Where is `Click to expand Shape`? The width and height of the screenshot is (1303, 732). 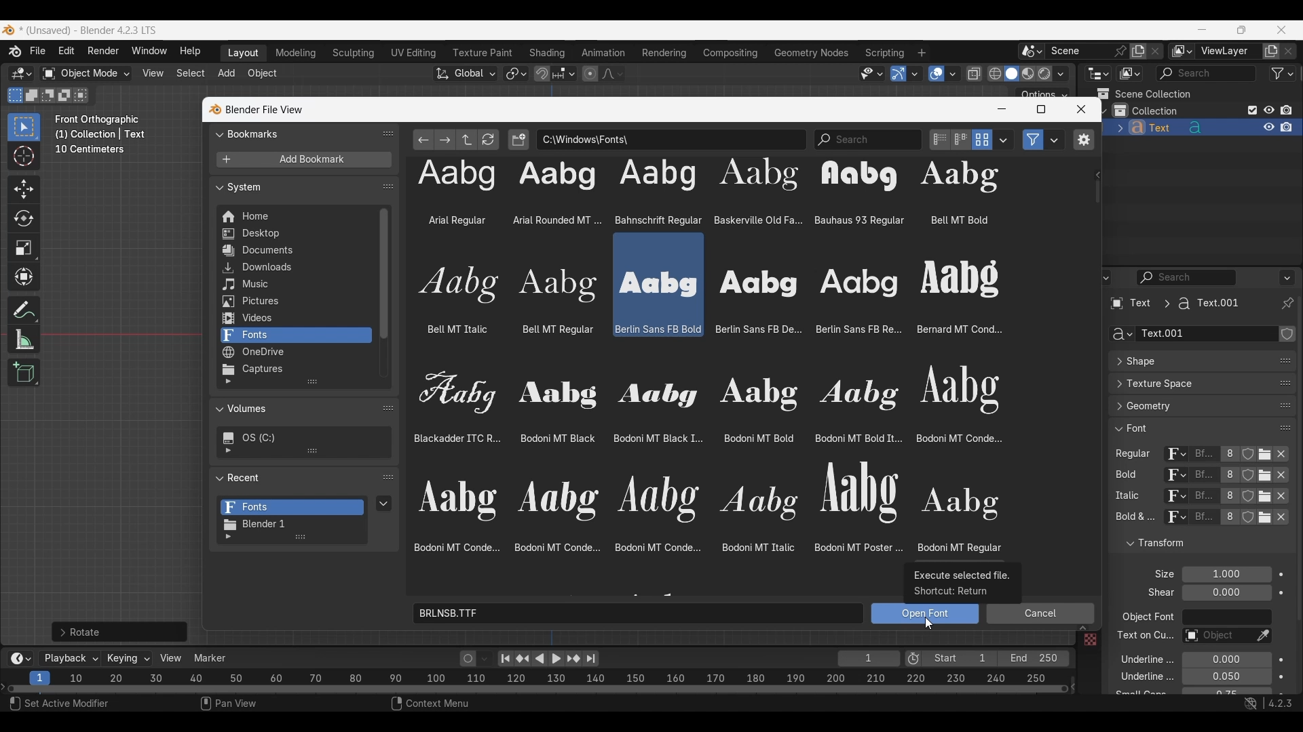
Click to expand Shape is located at coordinates (1188, 362).